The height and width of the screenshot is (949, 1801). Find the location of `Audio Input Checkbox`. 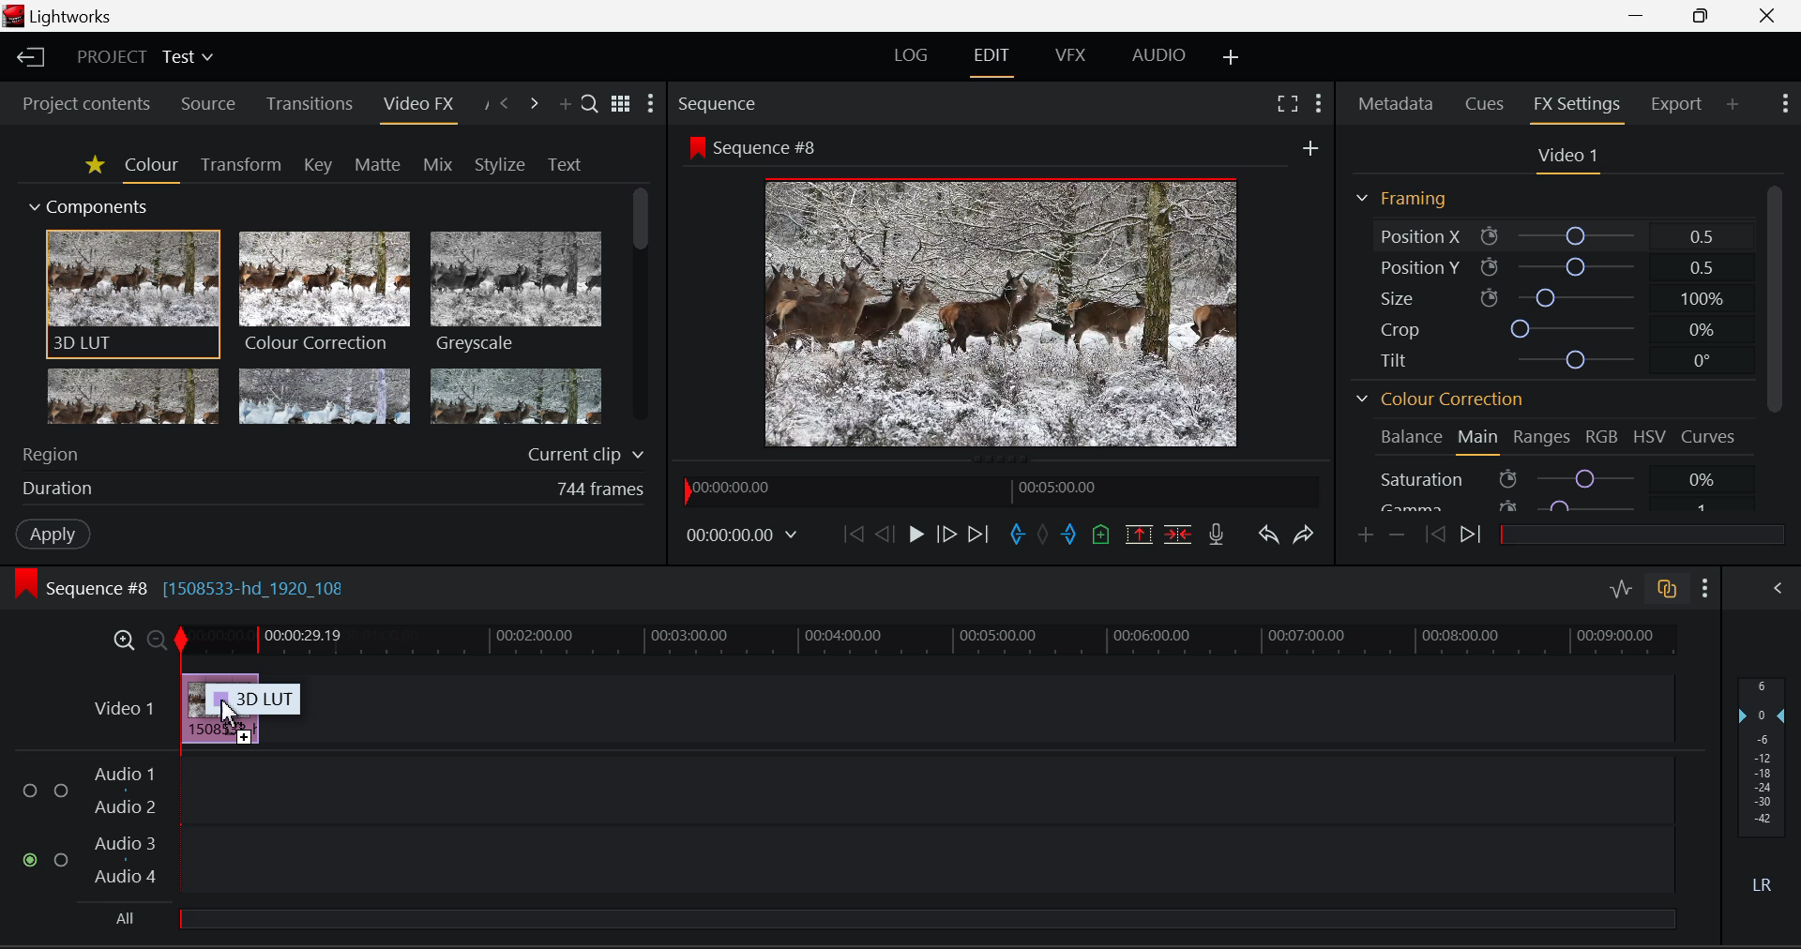

Audio Input Checkbox is located at coordinates (29, 791).